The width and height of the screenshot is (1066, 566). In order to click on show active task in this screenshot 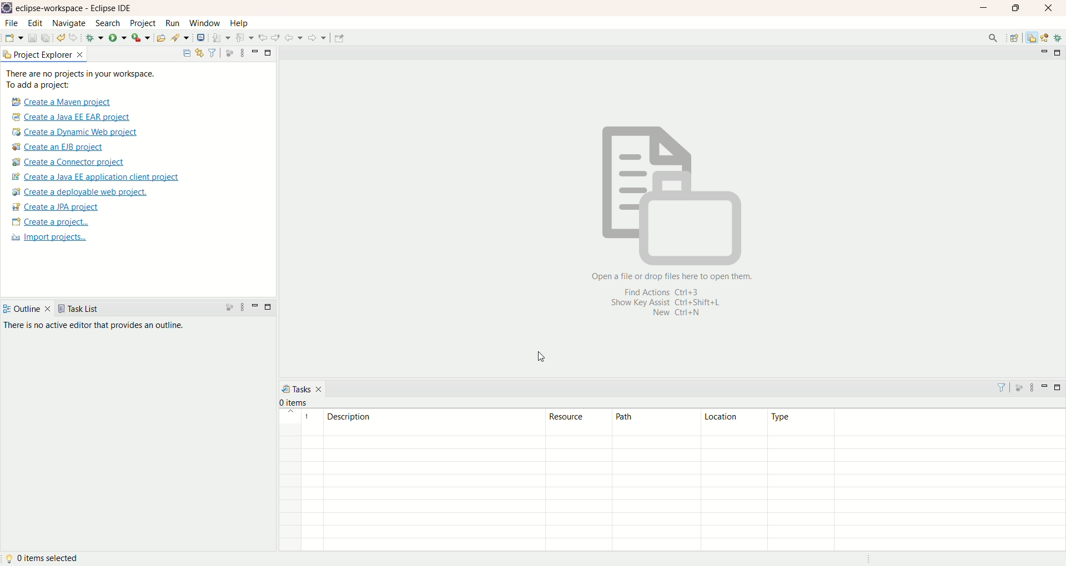, I will do `click(1020, 388)`.